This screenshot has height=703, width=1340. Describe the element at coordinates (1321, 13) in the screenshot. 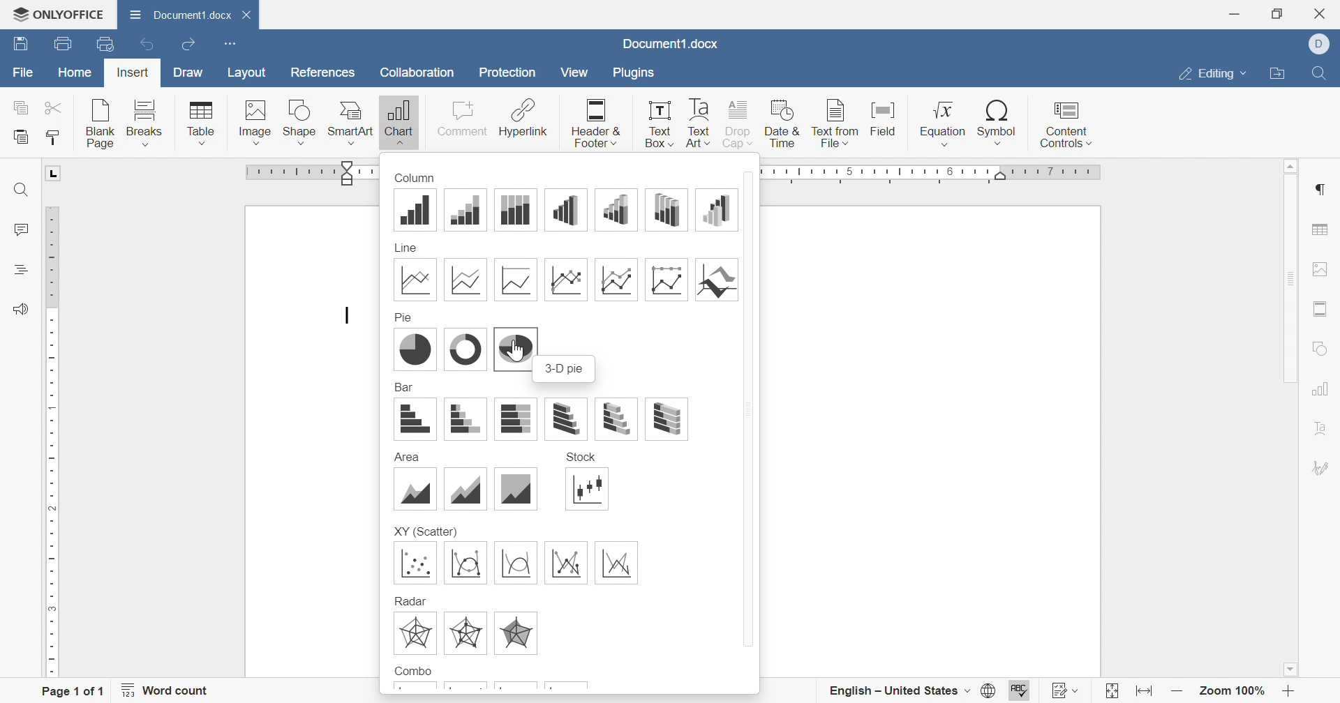

I see `Close` at that location.